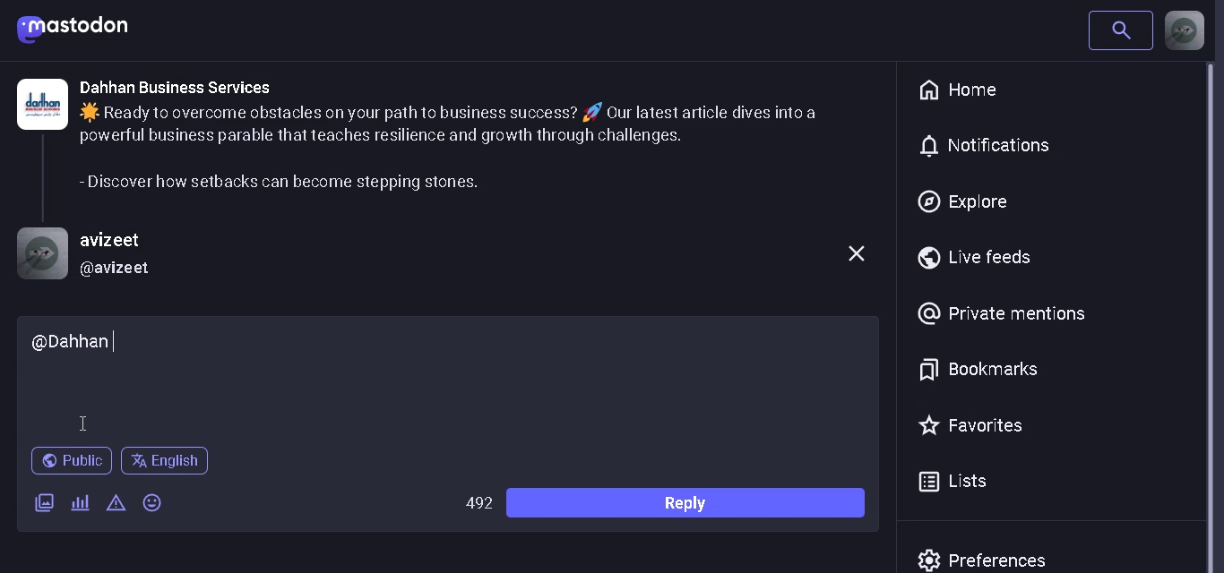  Describe the element at coordinates (80, 418) in the screenshot. I see `Cursor` at that location.